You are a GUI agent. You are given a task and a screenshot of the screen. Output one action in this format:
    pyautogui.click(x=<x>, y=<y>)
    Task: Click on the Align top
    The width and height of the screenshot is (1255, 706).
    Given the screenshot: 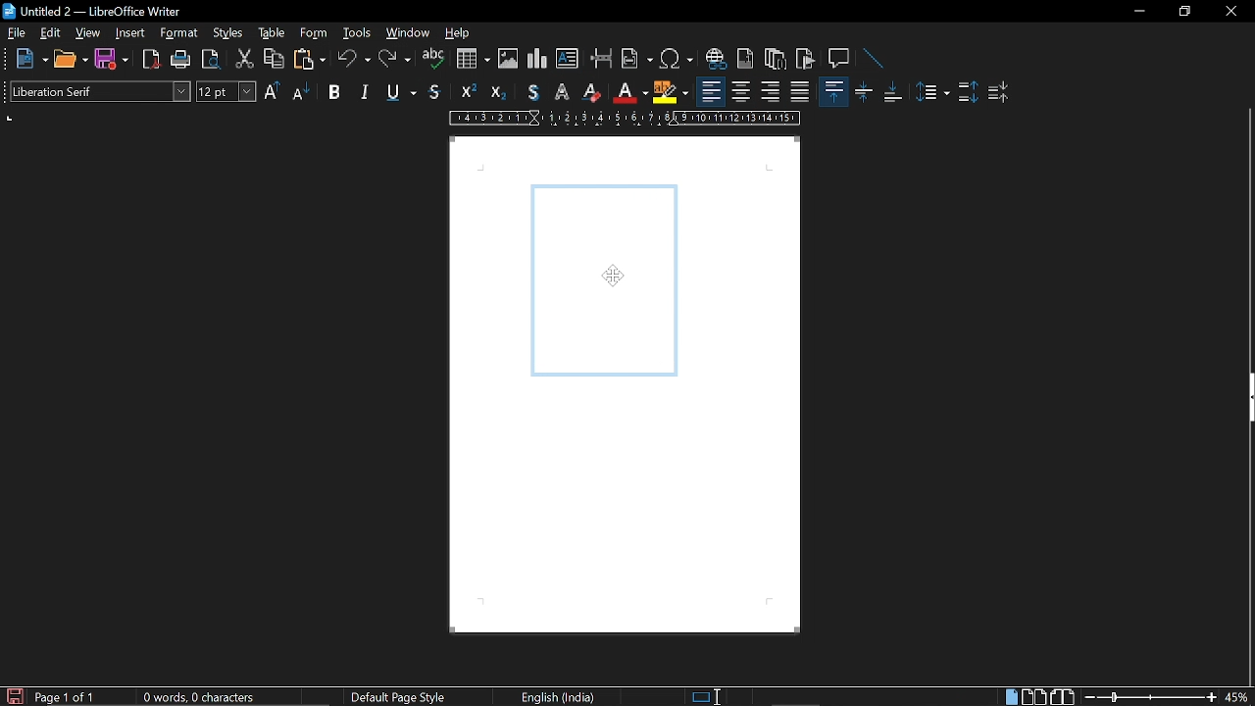 What is the action you would take?
    pyautogui.click(x=832, y=90)
    